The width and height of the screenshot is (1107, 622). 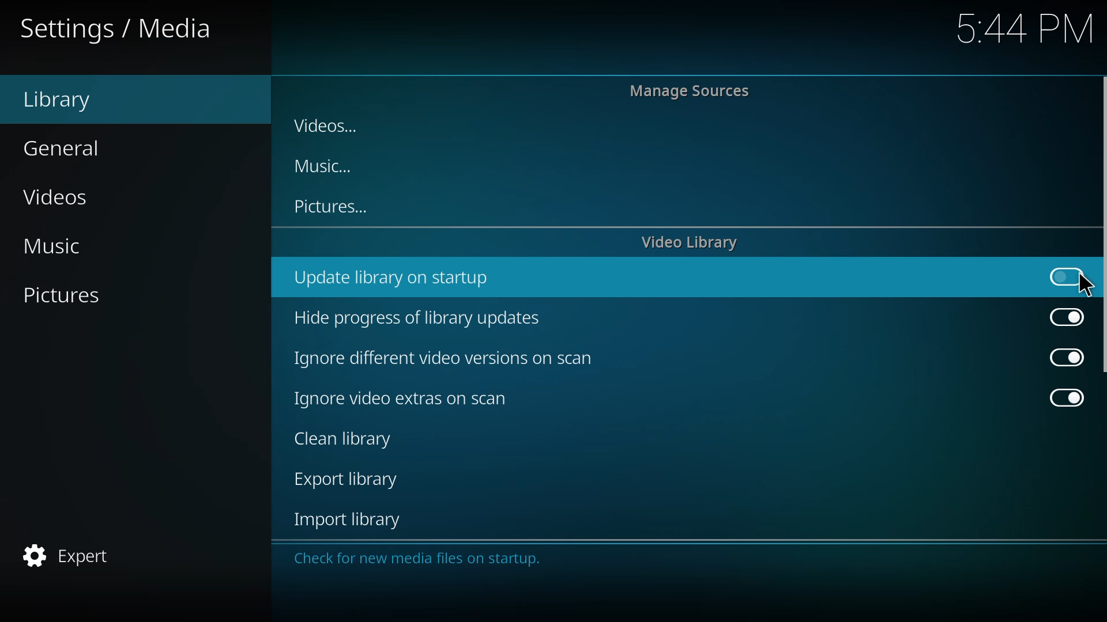 What do you see at coordinates (1063, 356) in the screenshot?
I see `enabled` at bounding box center [1063, 356].